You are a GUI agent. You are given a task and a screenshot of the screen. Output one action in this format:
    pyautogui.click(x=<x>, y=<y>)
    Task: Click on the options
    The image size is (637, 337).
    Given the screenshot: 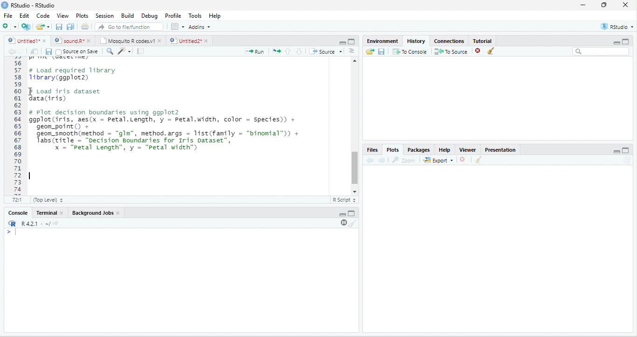 What is the action you would take?
    pyautogui.click(x=178, y=27)
    